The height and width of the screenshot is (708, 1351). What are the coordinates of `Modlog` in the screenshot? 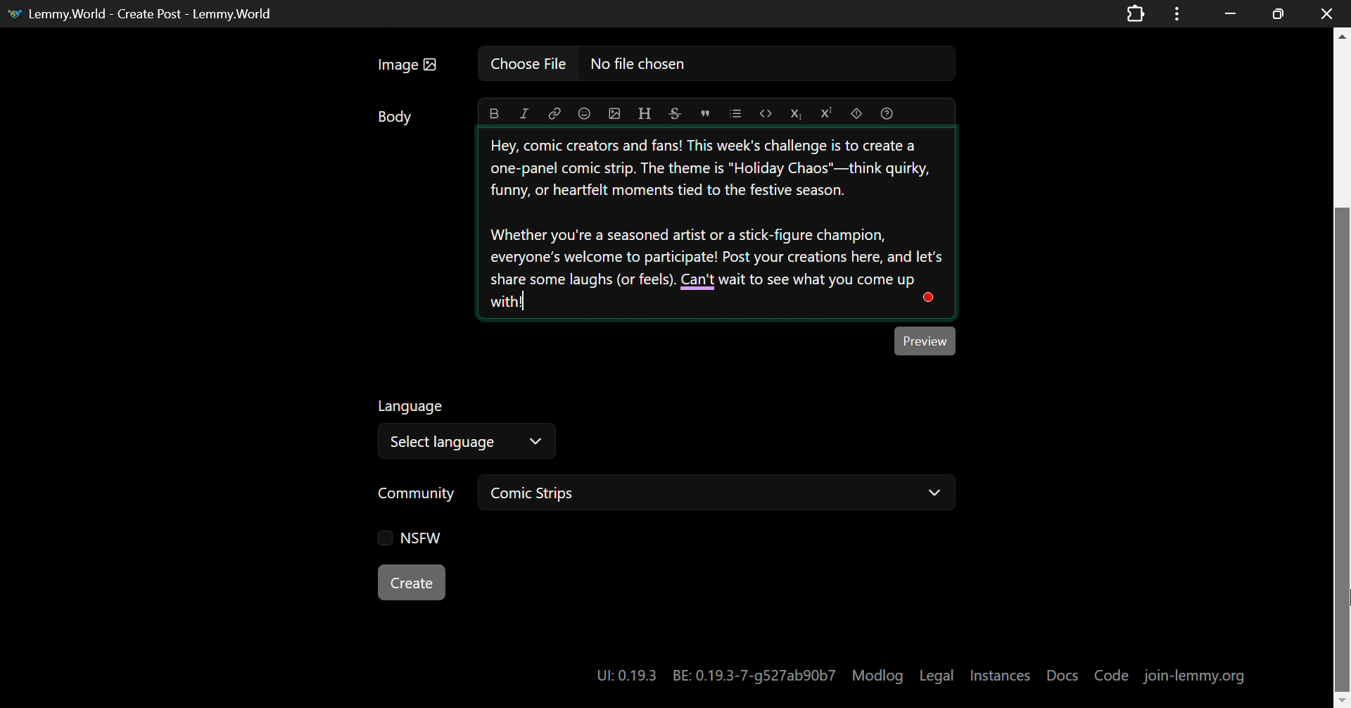 It's located at (877, 676).